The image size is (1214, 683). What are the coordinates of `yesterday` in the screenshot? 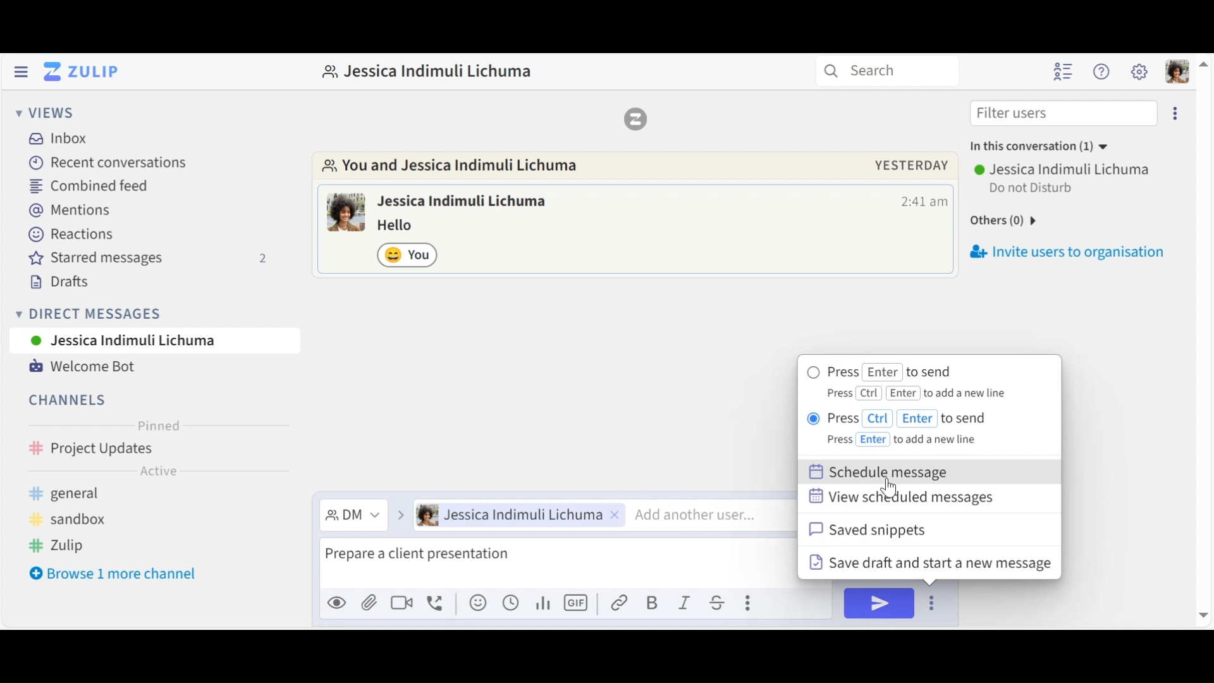 It's located at (911, 165).